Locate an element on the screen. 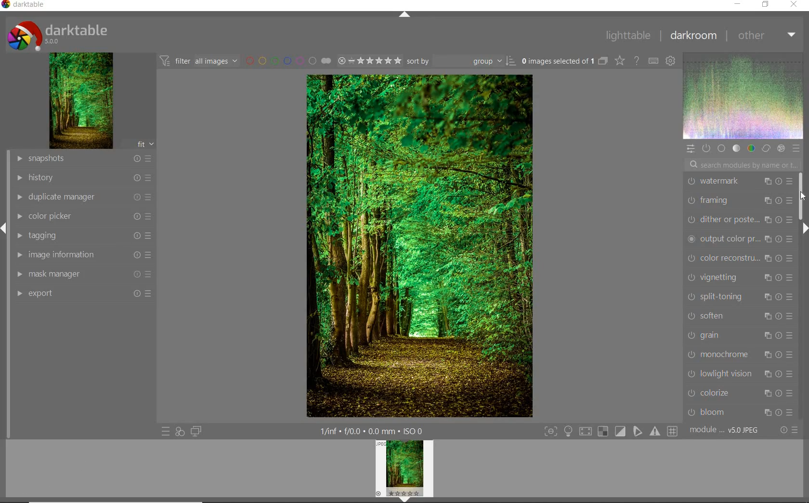 The image size is (809, 503). EFFORT is located at coordinates (85, 294).